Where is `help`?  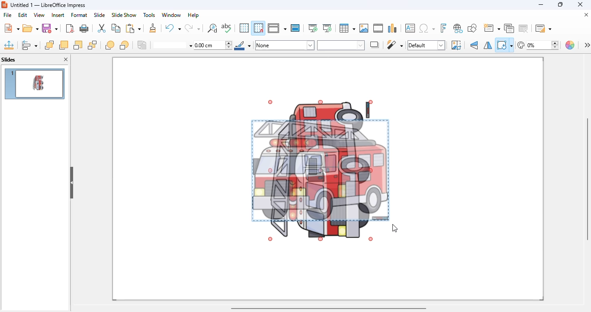 help is located at coordinates (193, 15).